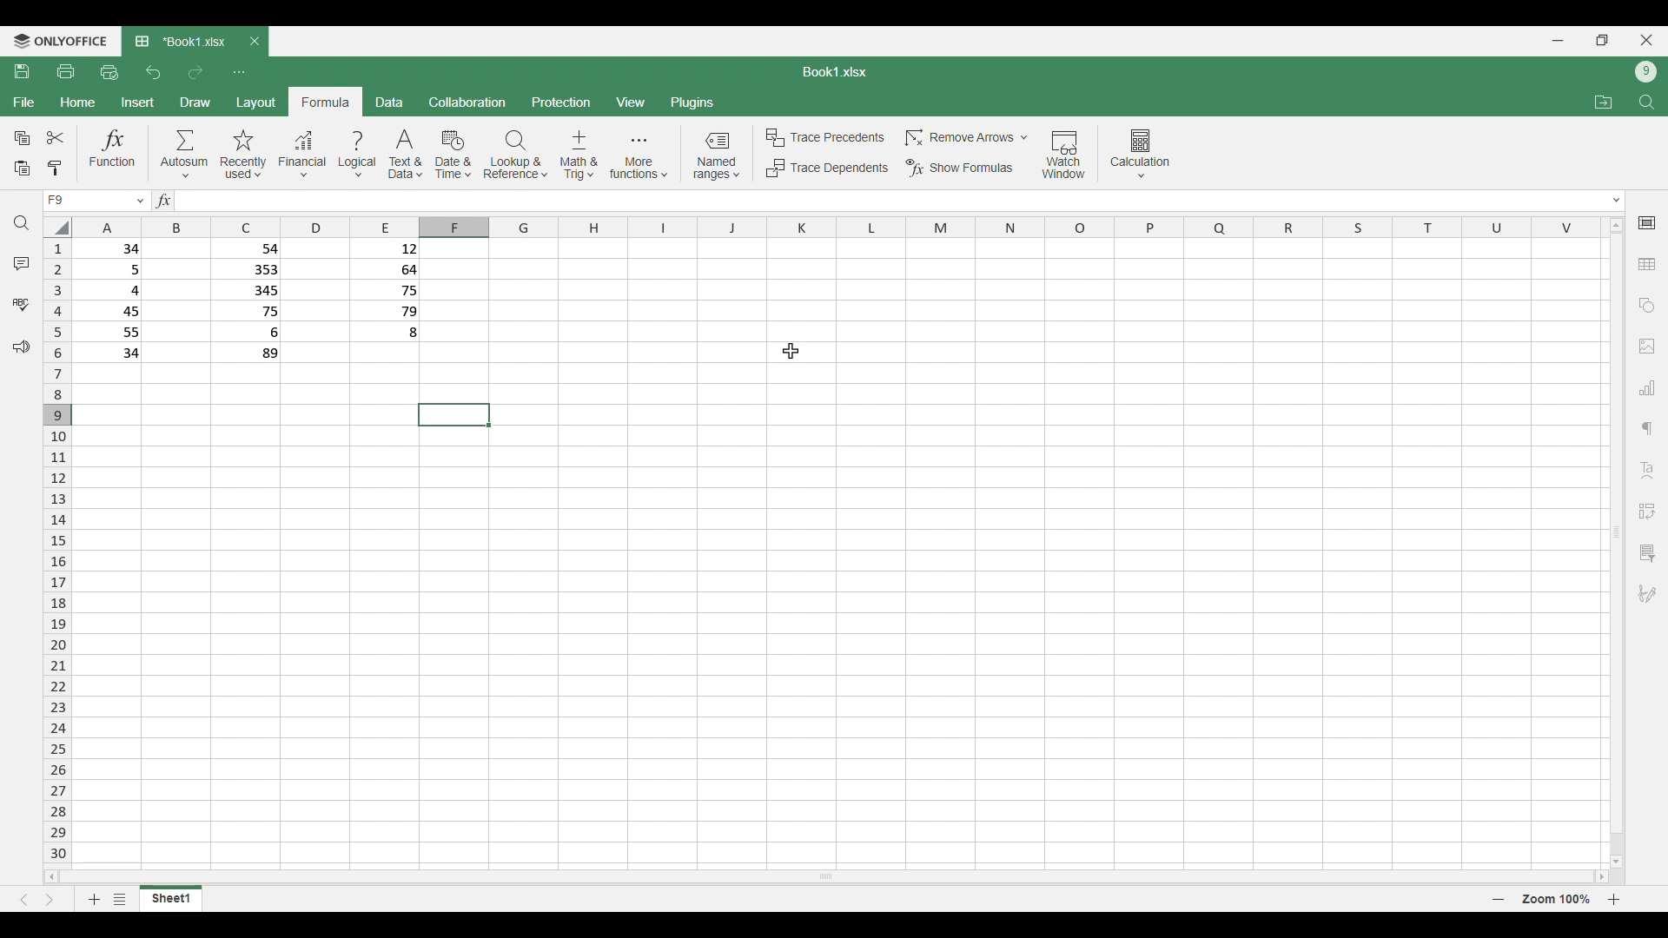  I want to click on Current tab, so click(181, 43).